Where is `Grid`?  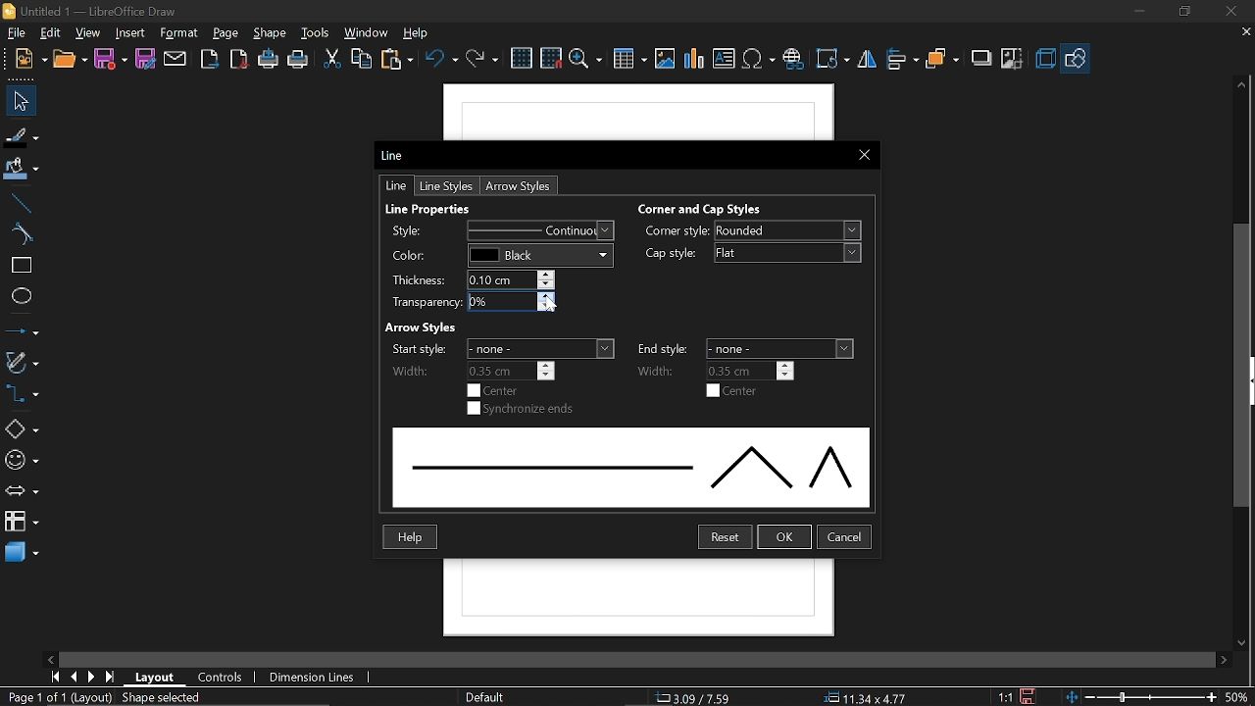
Grid is located at coordinates (523, 58).